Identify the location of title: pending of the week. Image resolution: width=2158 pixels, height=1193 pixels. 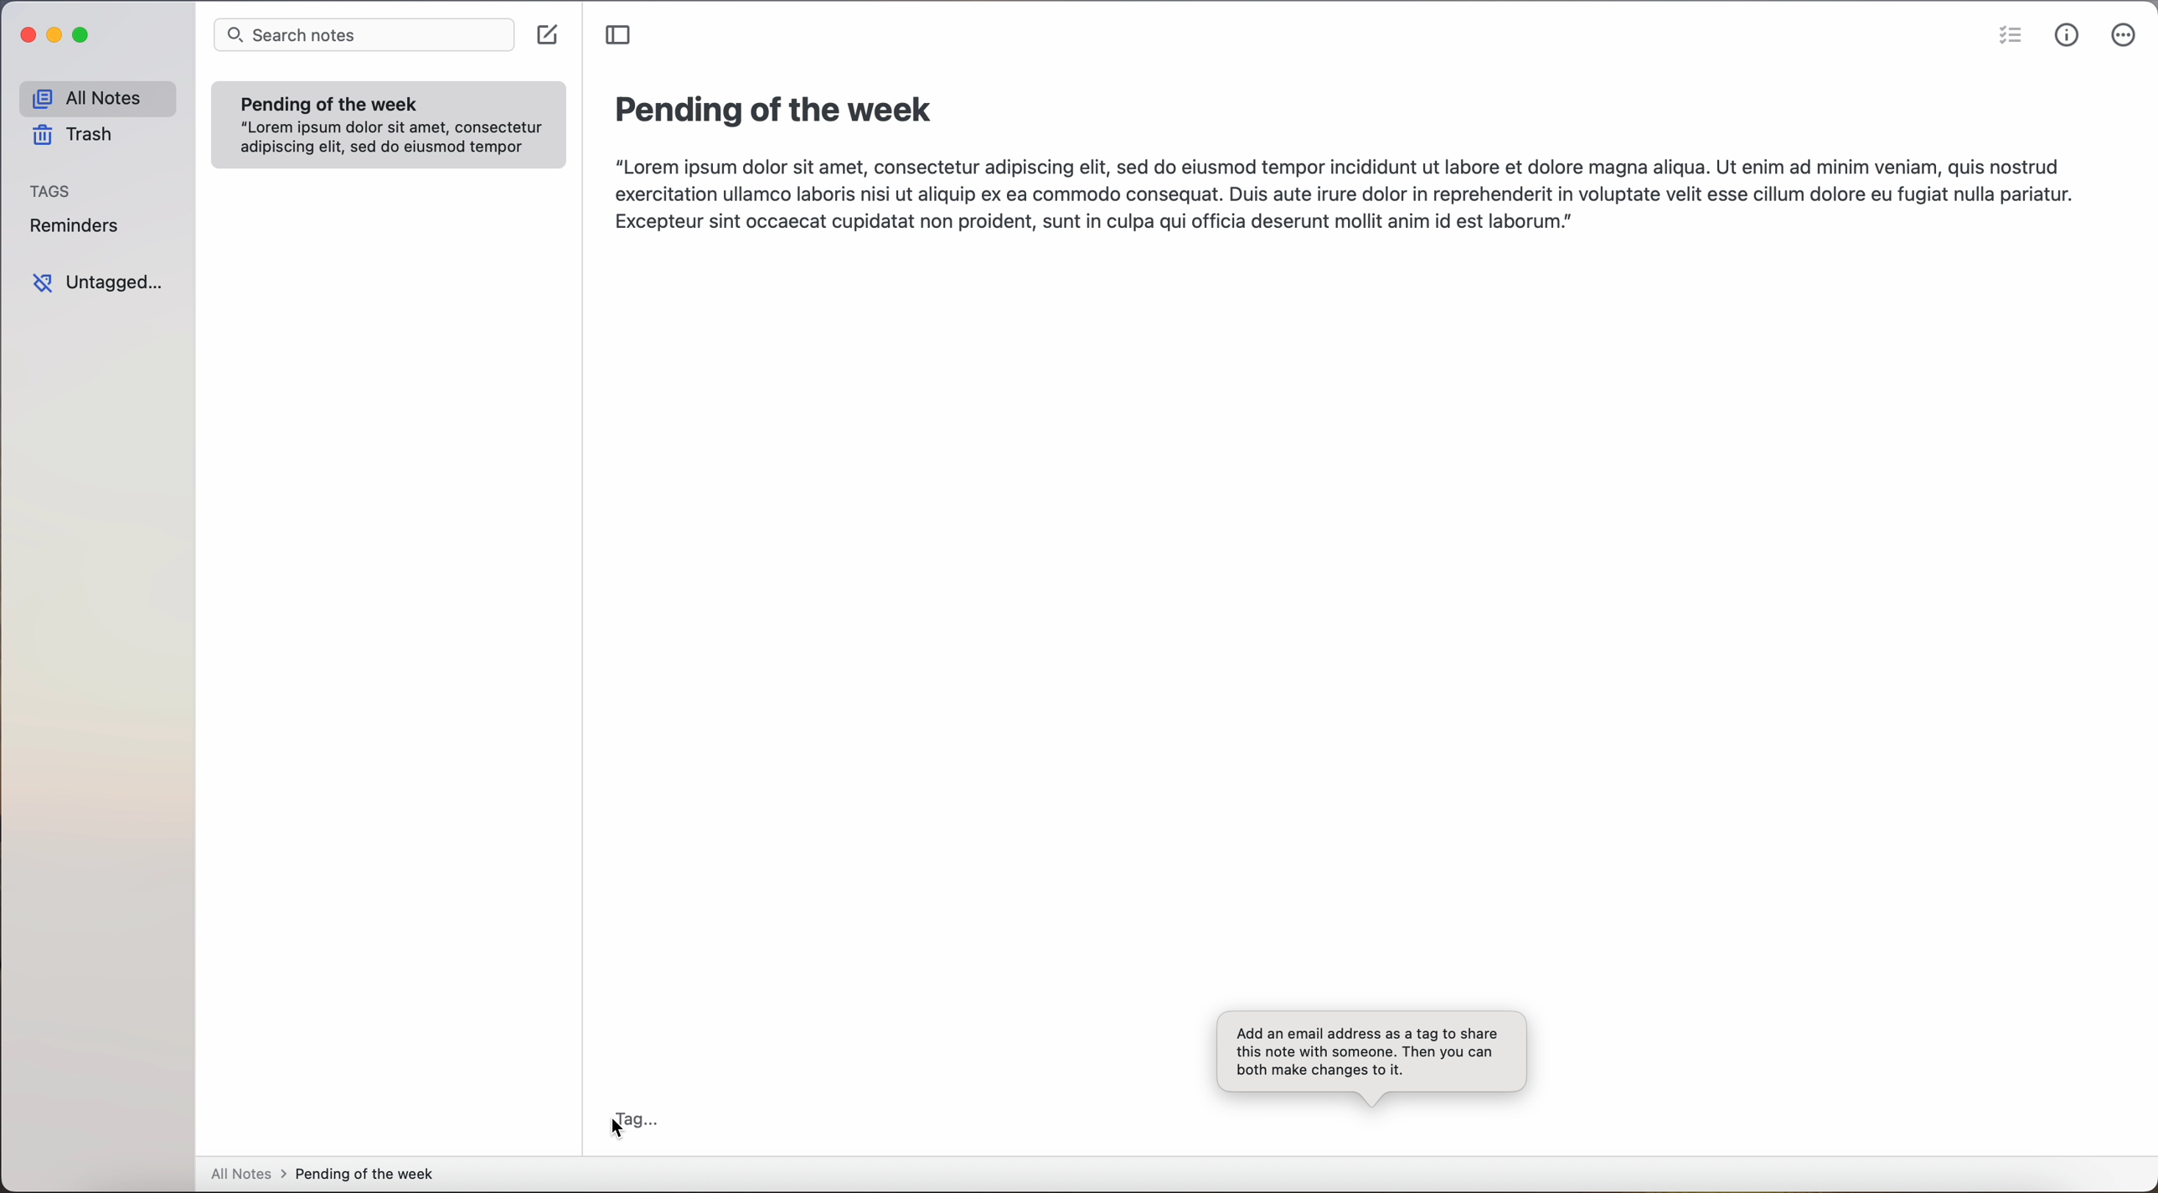
(779, 111).